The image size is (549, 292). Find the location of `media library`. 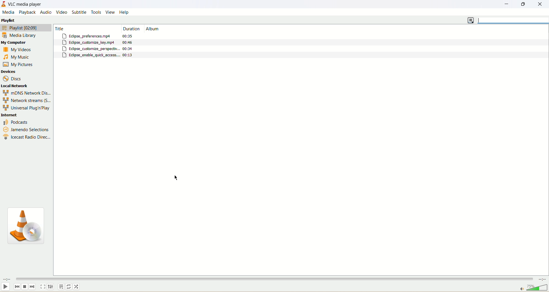

media library is located at coordinates (19, 35).